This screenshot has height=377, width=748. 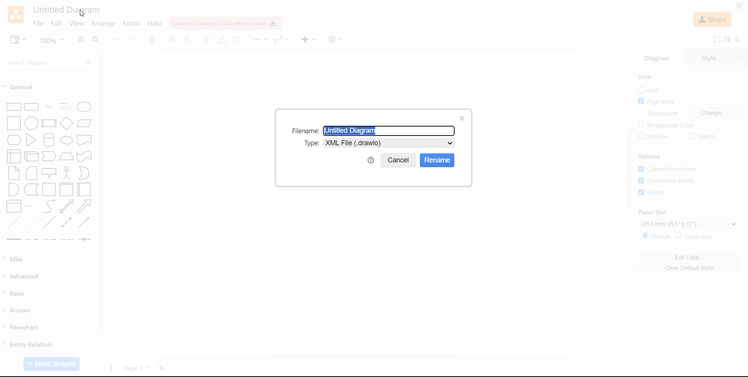 I want to click on Collapse , so click(x=739, y=39).